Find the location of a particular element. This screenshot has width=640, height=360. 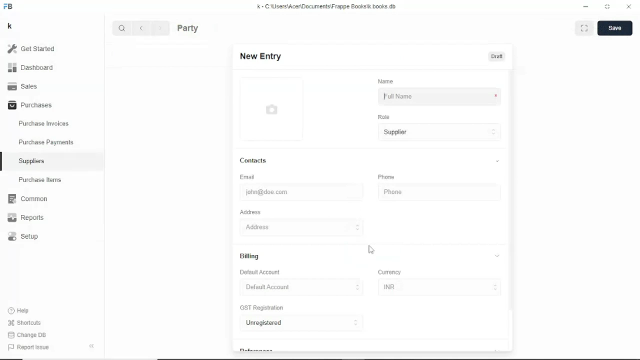

Change DB is located at coordinates (27, 335).